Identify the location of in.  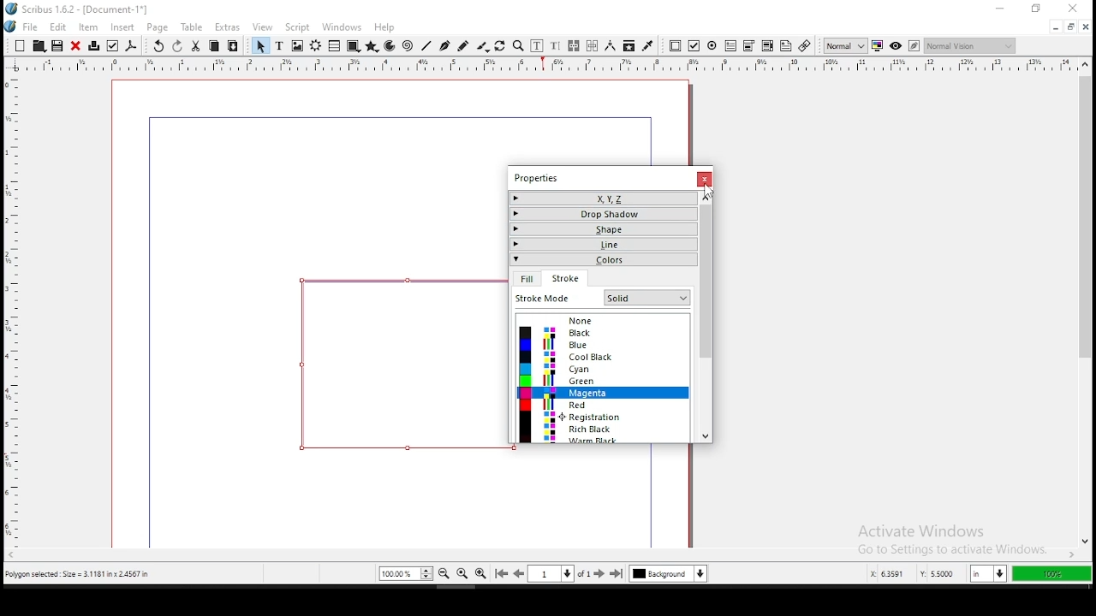
(986, 574).